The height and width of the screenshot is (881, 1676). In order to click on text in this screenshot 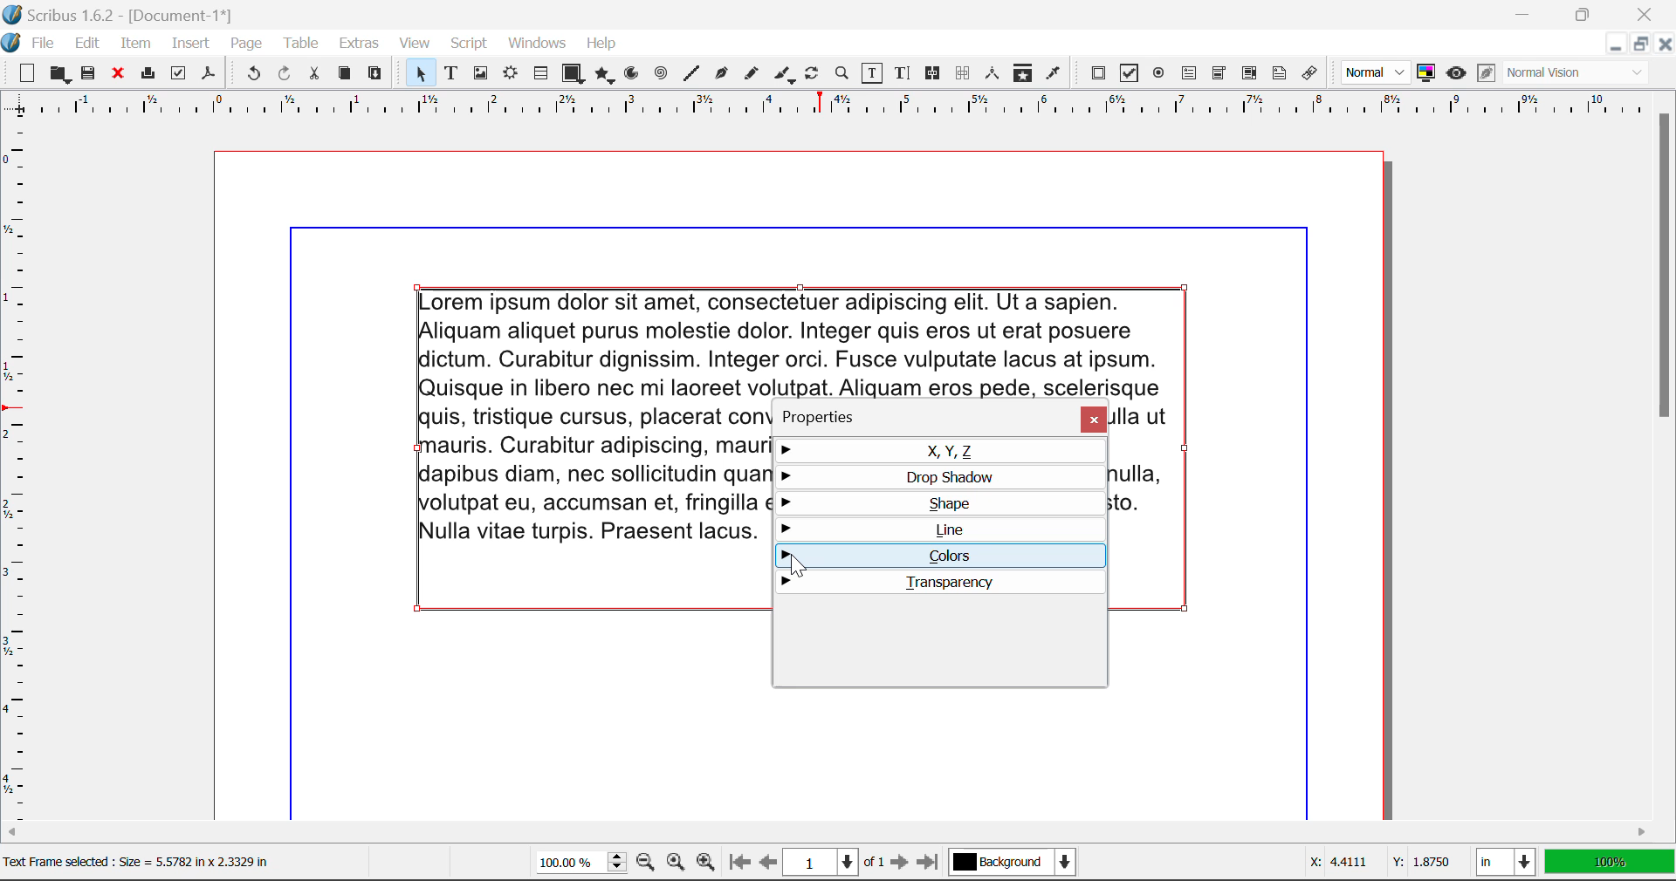, I will do `click(800, 345)`.